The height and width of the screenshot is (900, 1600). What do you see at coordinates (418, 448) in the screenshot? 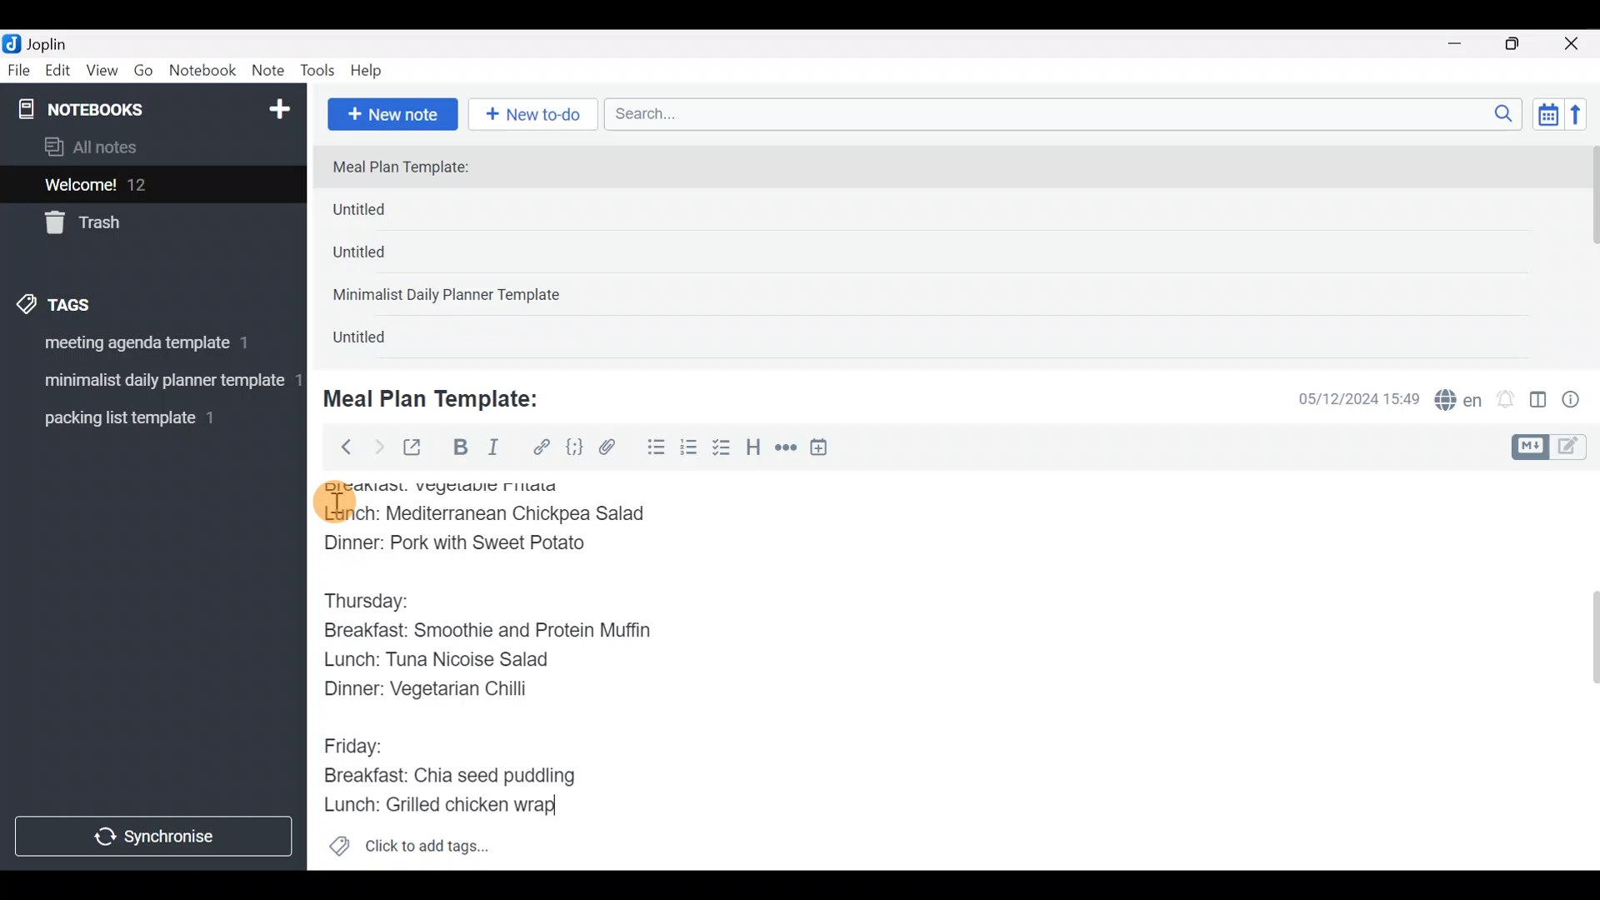
I see `Toggle external editing` at bounding box center [418, 448].